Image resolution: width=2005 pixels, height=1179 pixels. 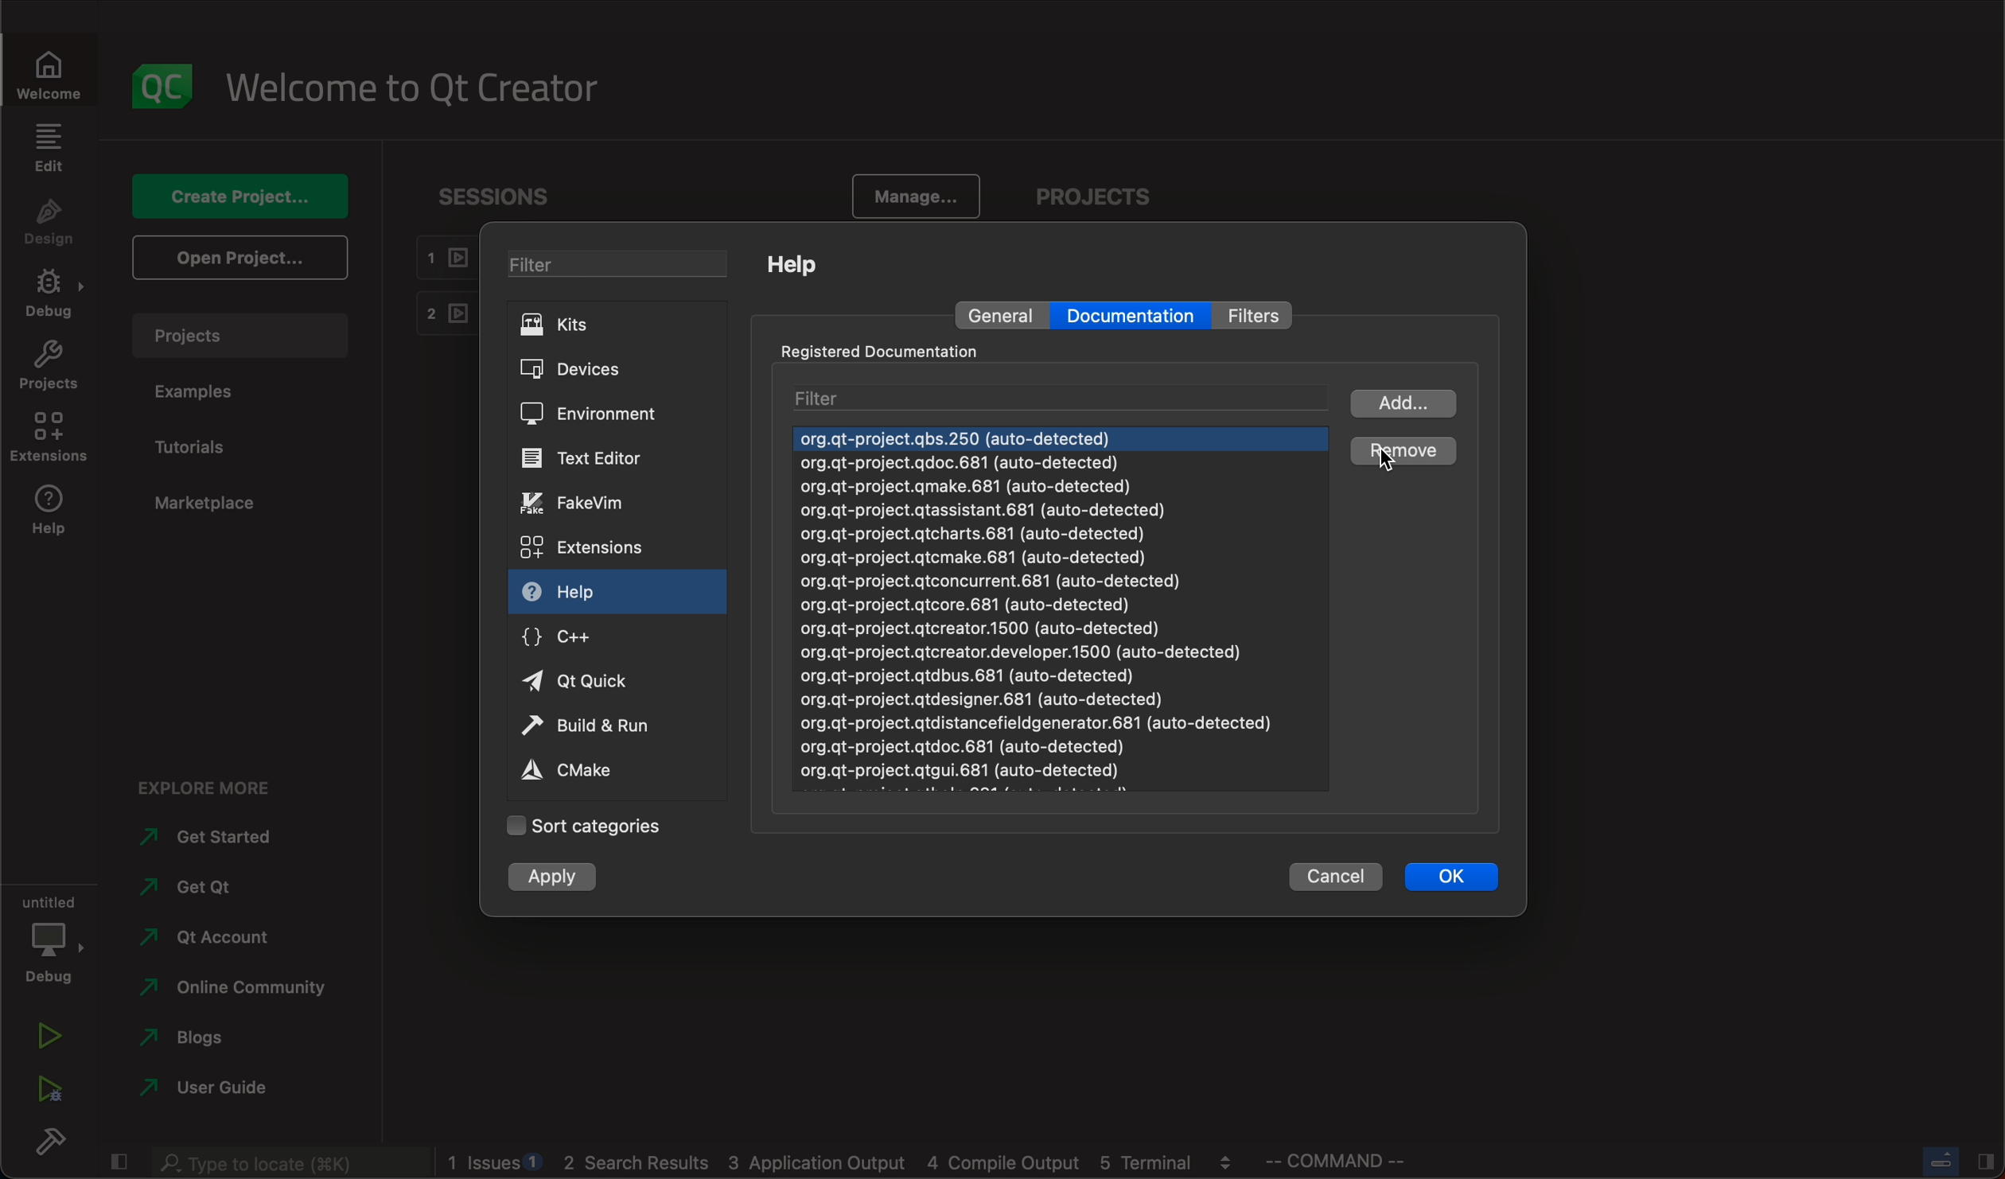 I want to click on run, so click(x=594, y=723).